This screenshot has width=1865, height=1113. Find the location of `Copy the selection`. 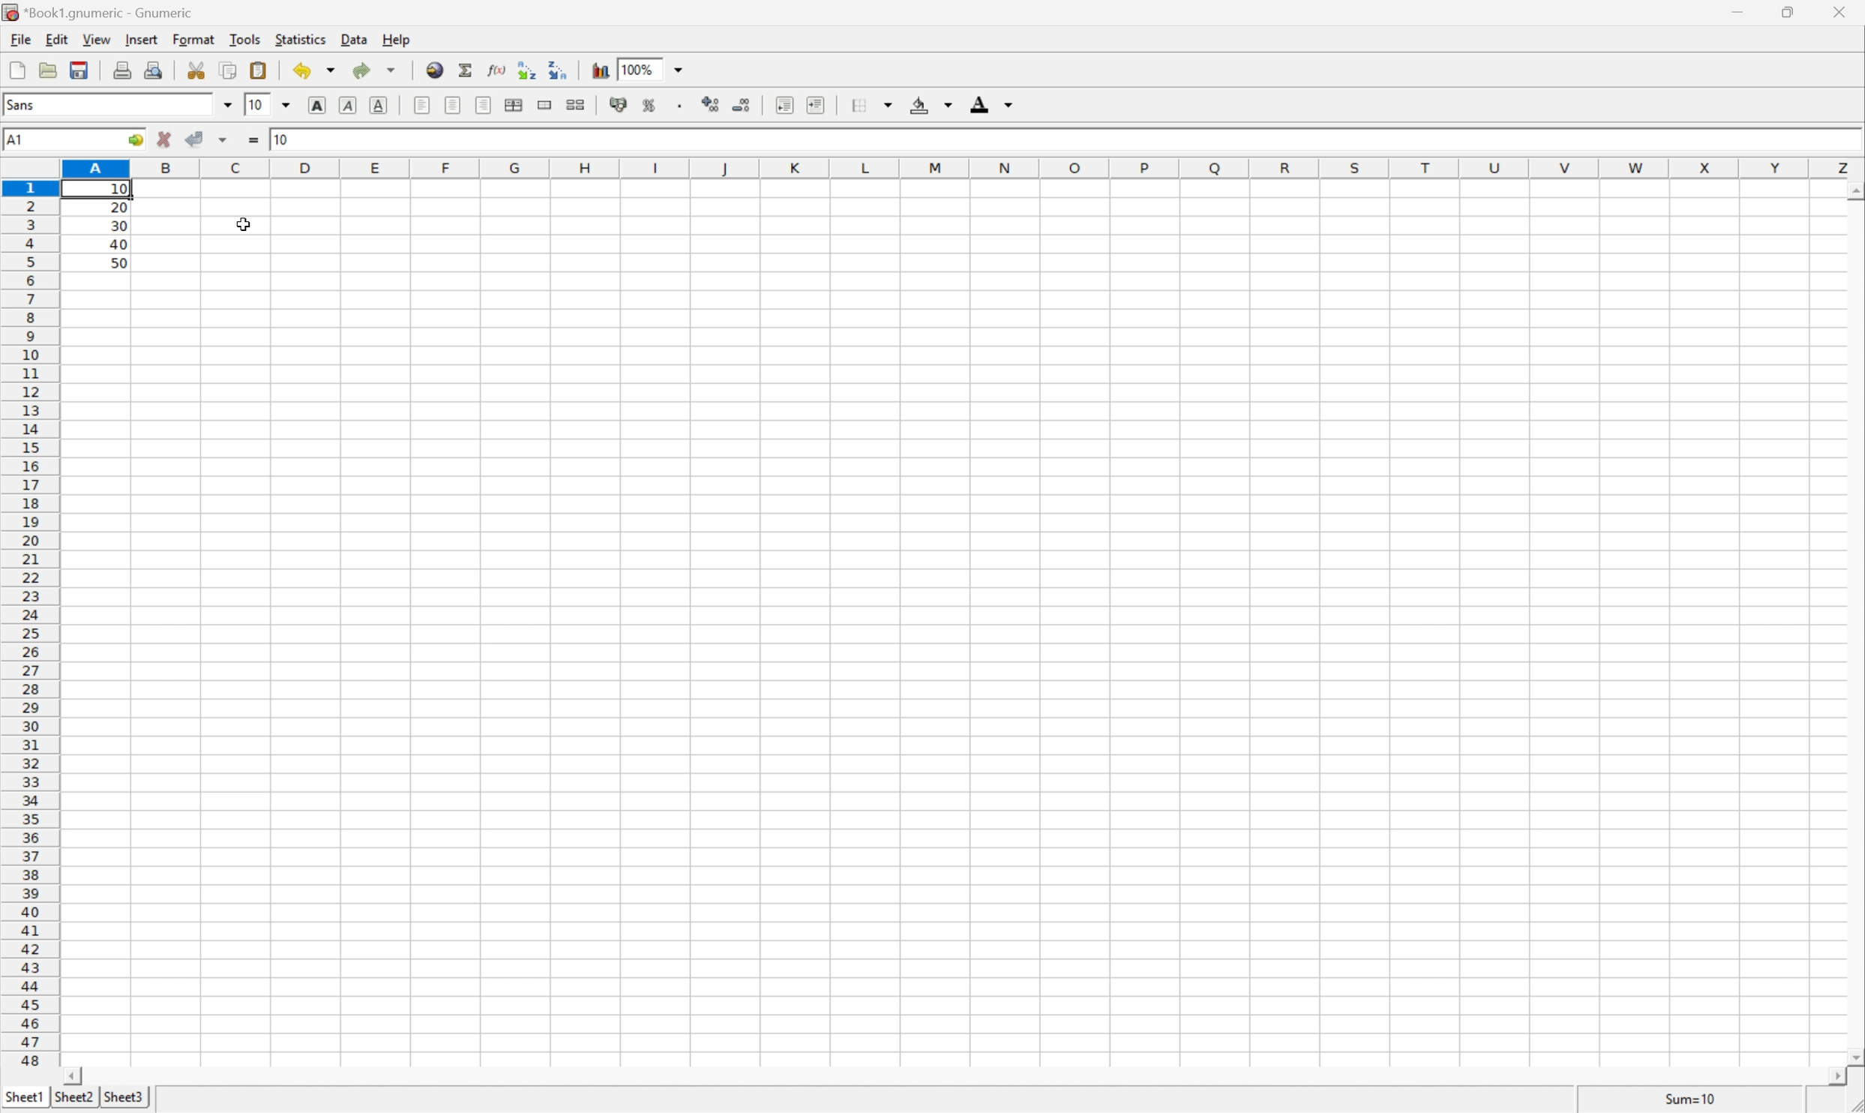

Copy the selection is located at coordinates (226, 72).